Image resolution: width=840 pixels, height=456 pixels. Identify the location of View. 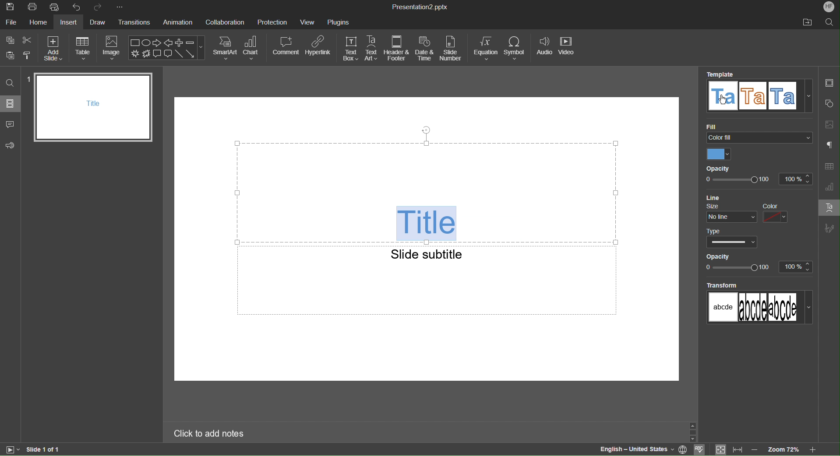
(309, 21).